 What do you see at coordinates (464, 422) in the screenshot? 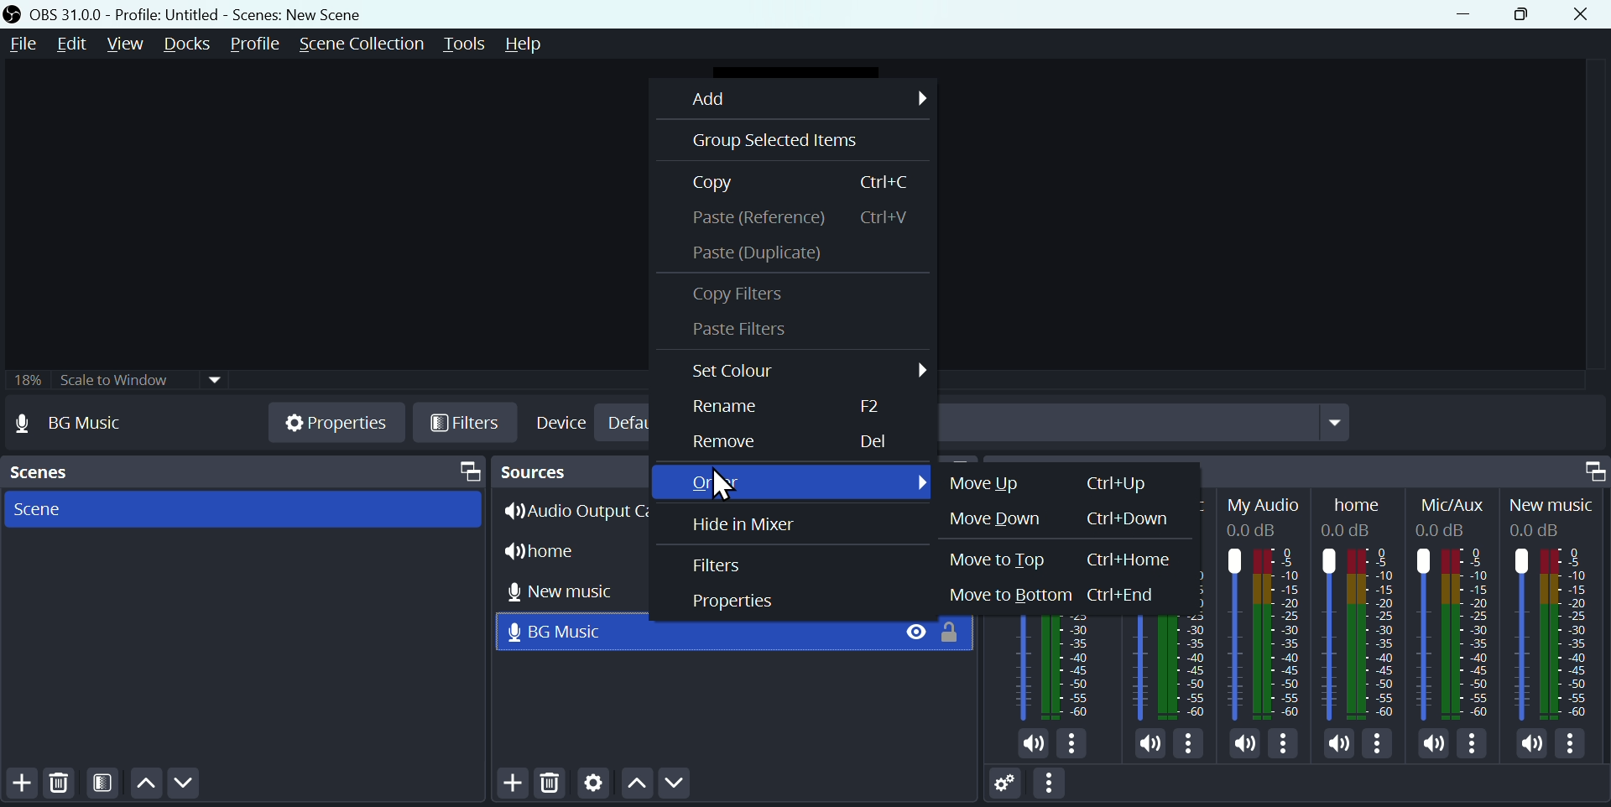
I see `Filter` at bounding box center [464, 422].